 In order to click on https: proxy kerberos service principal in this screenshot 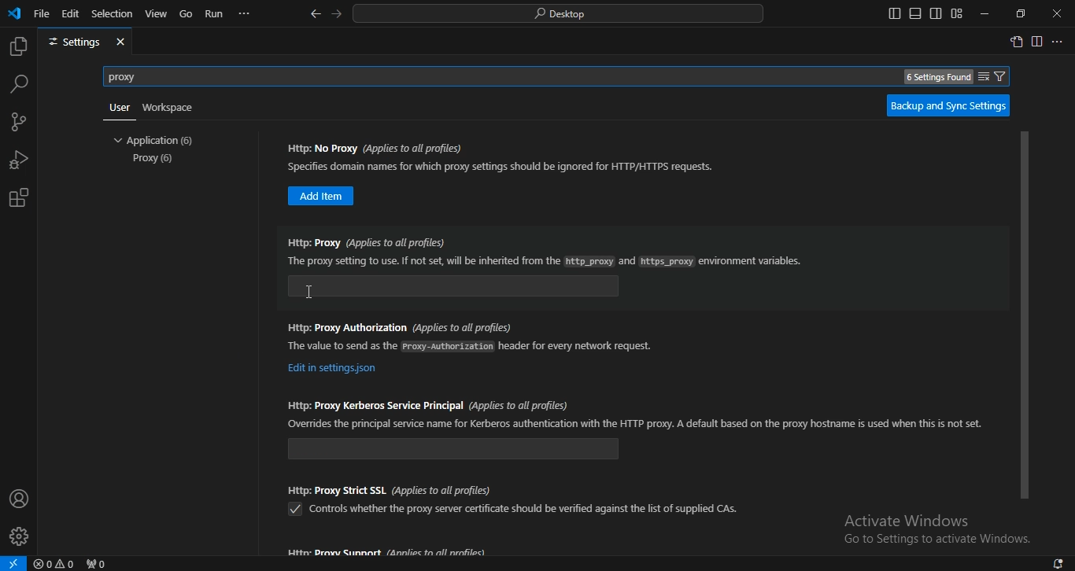, I will do `click(427, 403)`.